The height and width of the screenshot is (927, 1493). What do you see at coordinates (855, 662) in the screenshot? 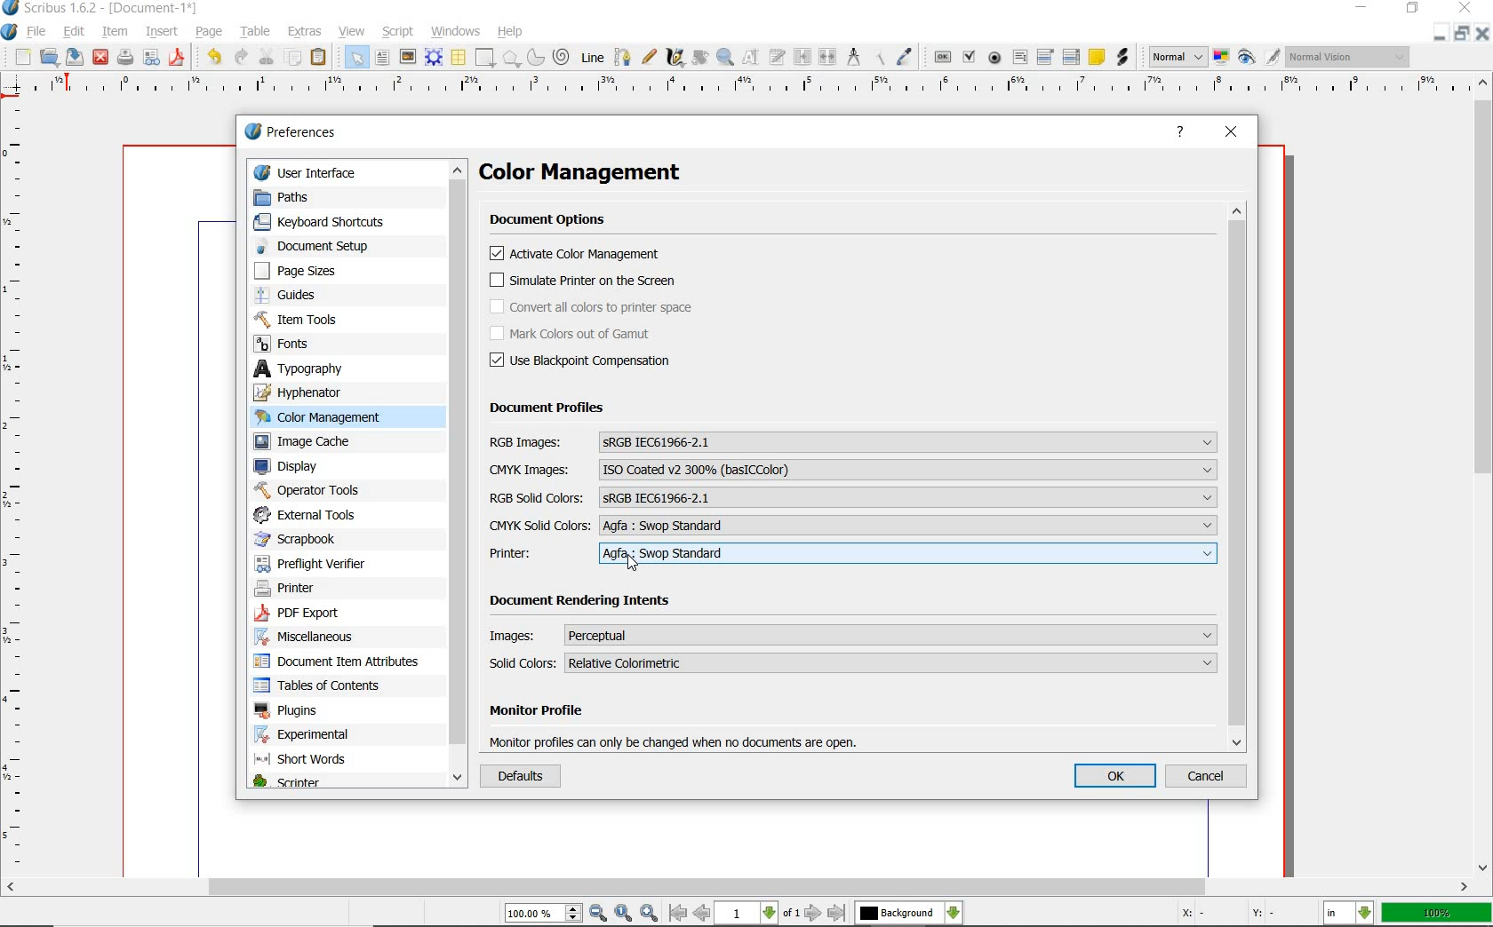
I see `solid colors` at bounding box center [855, 662].